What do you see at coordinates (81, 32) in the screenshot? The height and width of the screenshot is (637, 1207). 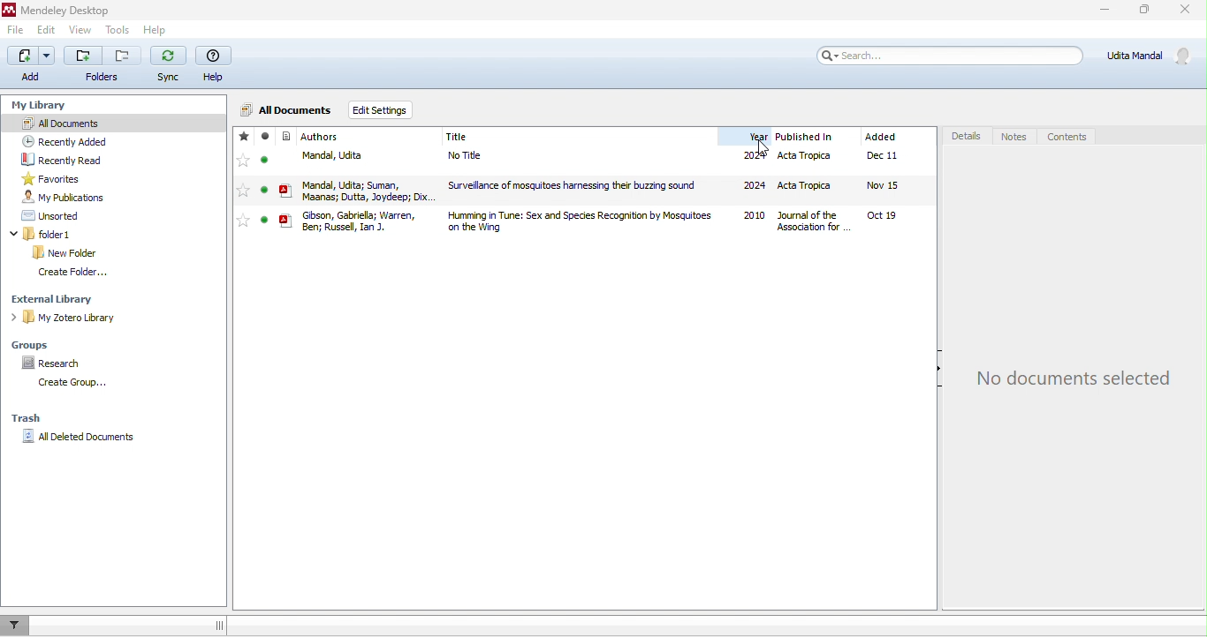 I see `view` at bounding box center [81, 32].